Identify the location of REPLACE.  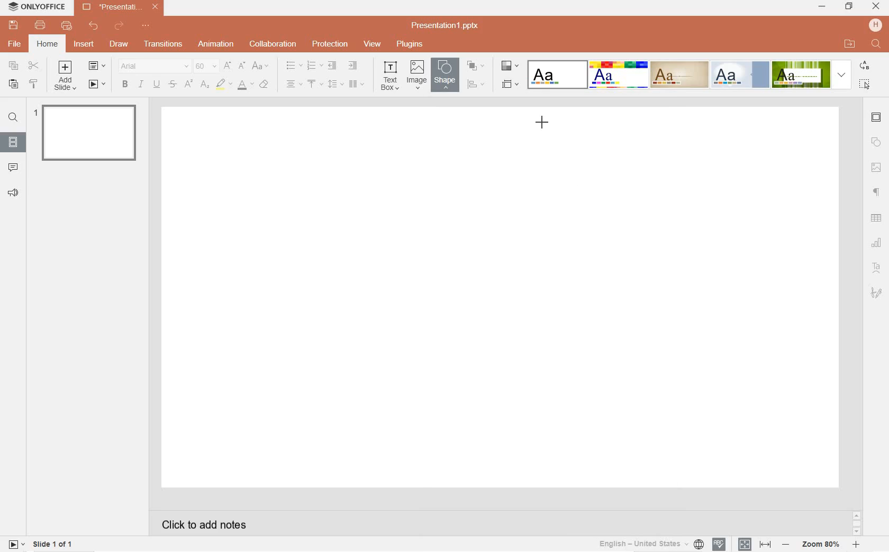
(864, 66).